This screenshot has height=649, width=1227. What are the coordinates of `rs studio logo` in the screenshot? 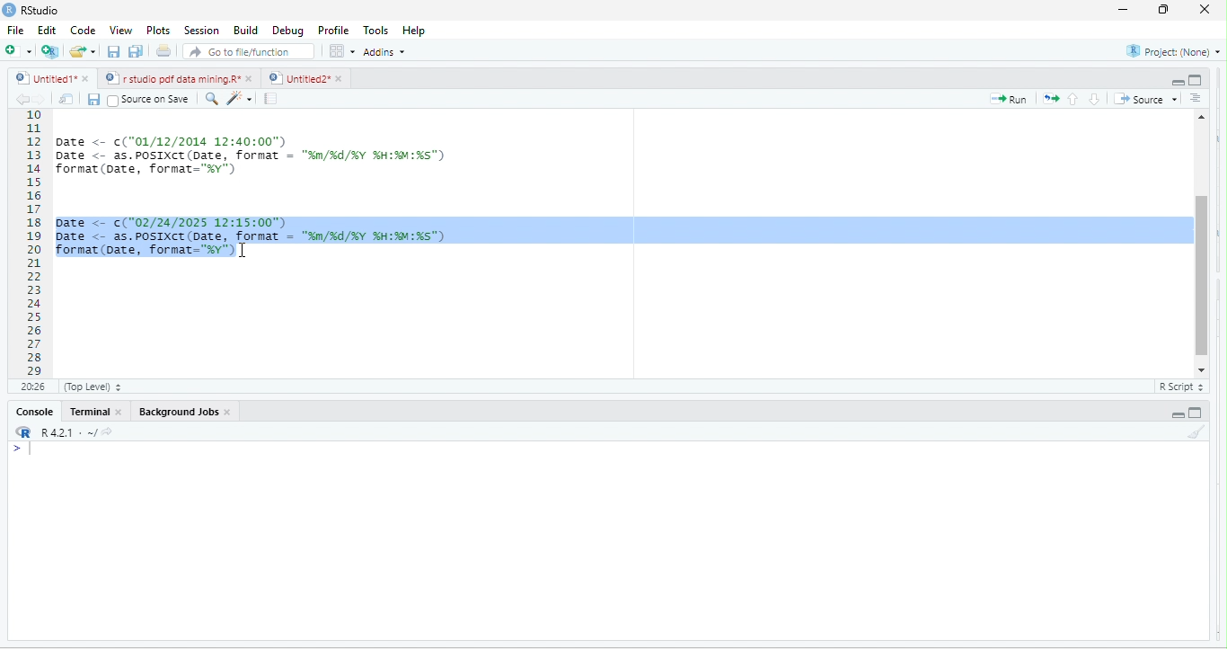 It's located at (22, 432).